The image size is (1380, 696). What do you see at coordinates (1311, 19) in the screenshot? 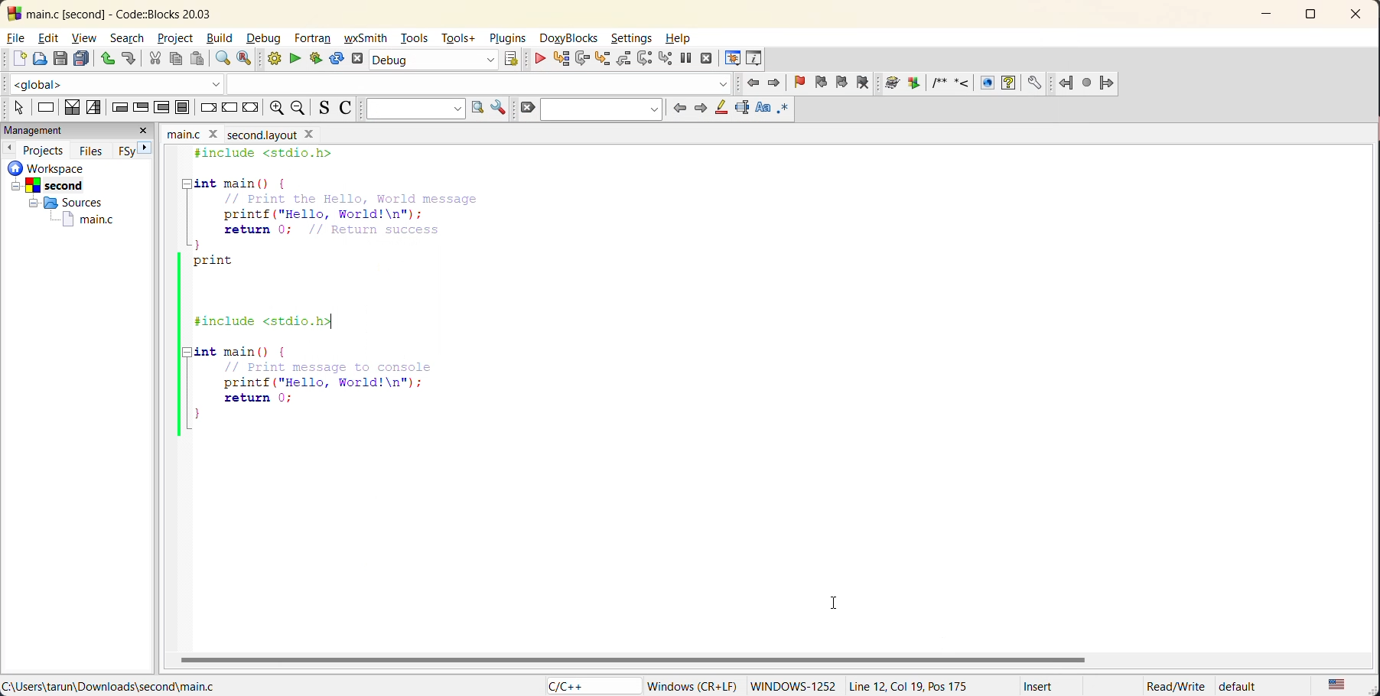
I see `maximize` at bounding box center [1311, 19].